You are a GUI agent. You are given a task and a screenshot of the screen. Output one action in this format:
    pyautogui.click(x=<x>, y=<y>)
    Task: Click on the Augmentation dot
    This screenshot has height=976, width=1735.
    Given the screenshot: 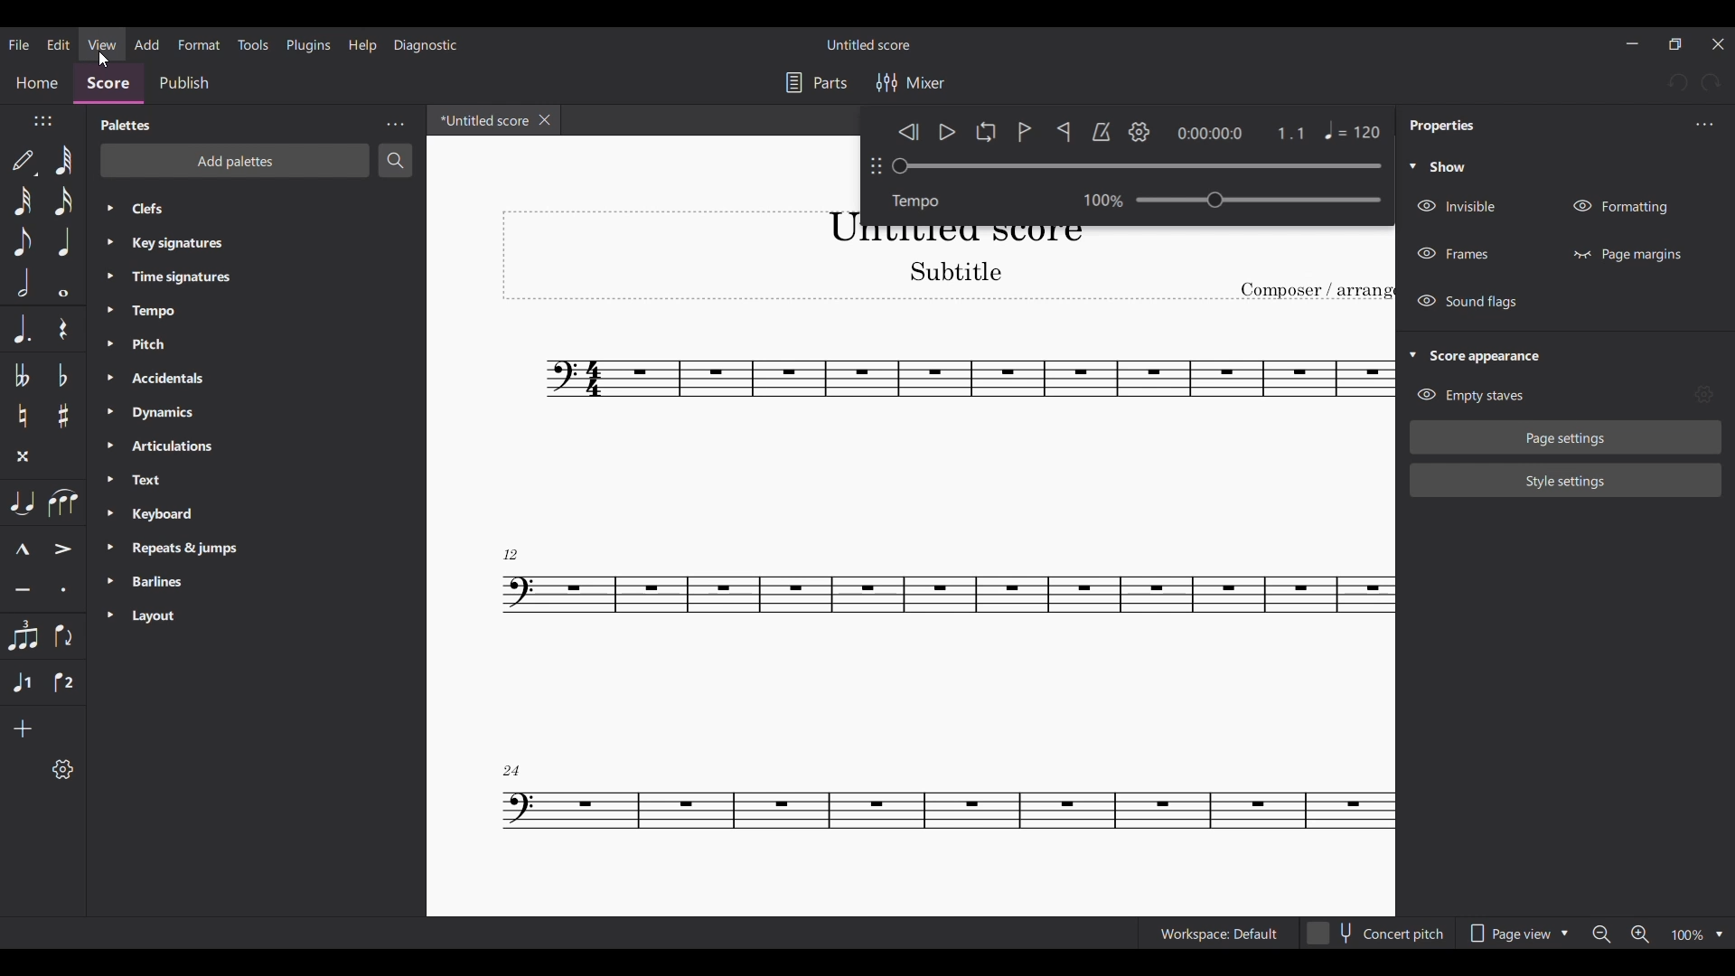 What is the action you would take?
    pyautogui.click(x=21, y=329)
    